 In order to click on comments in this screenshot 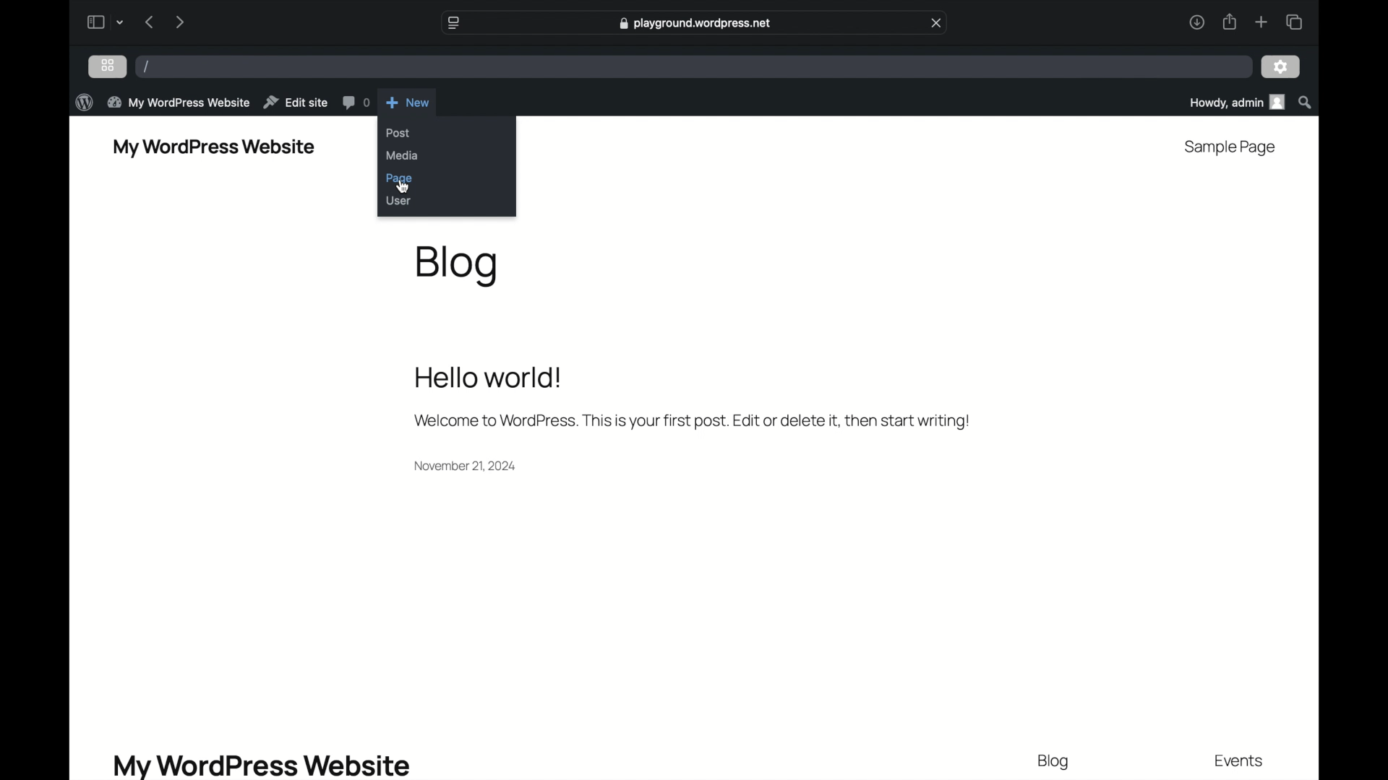, I will do `click(356, 103)`.